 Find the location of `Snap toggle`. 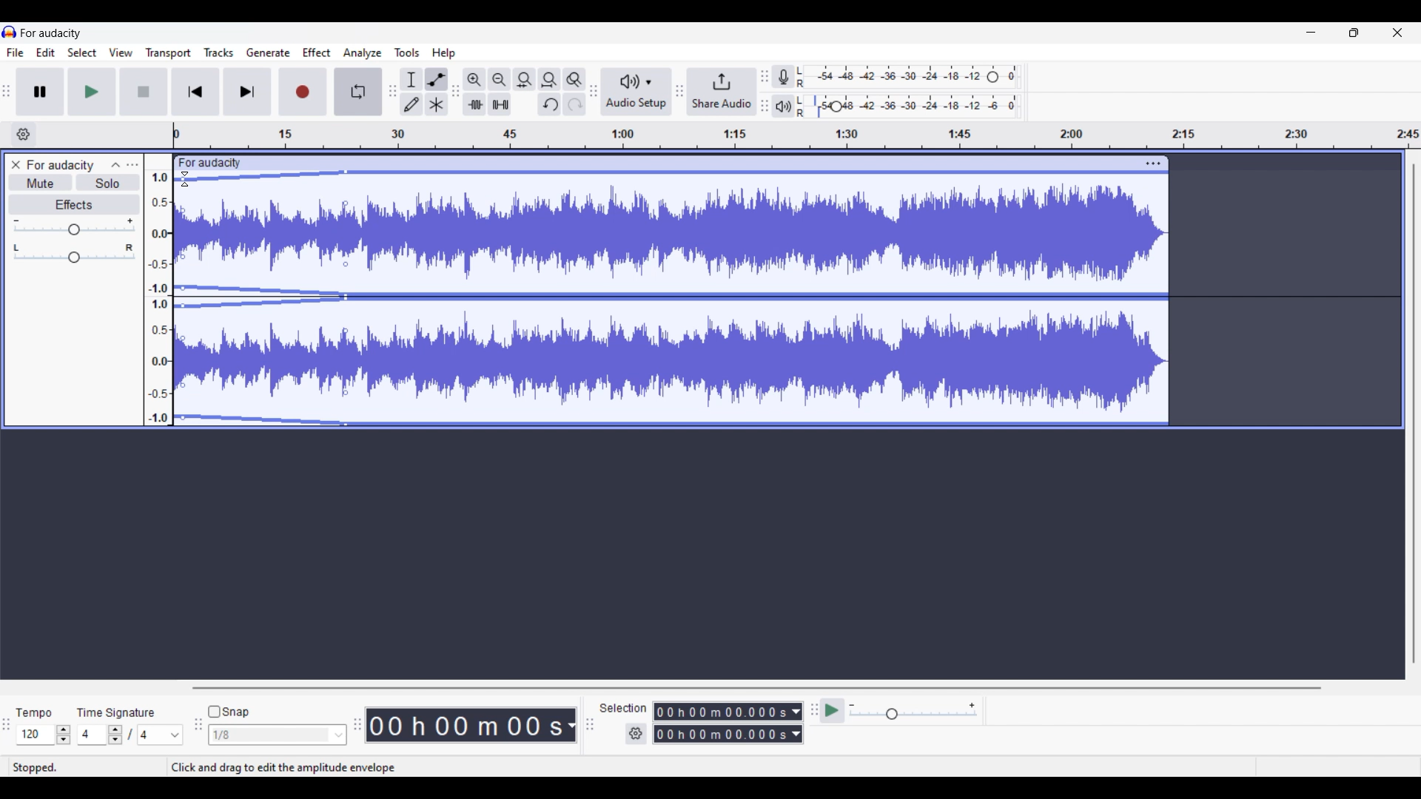

Snap toggle is located at coordinates (228, 712).